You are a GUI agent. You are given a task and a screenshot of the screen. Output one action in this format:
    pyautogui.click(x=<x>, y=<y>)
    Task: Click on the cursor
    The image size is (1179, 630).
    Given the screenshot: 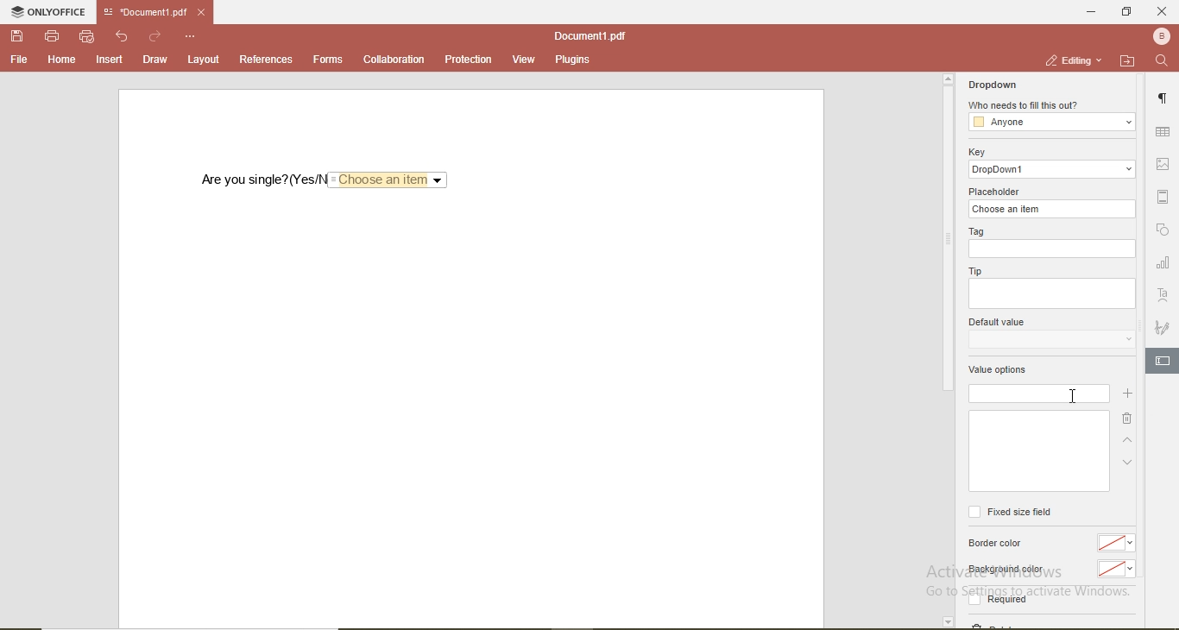 What is the action you would take?
    pyautogui.click(x=1072, y=400)
    